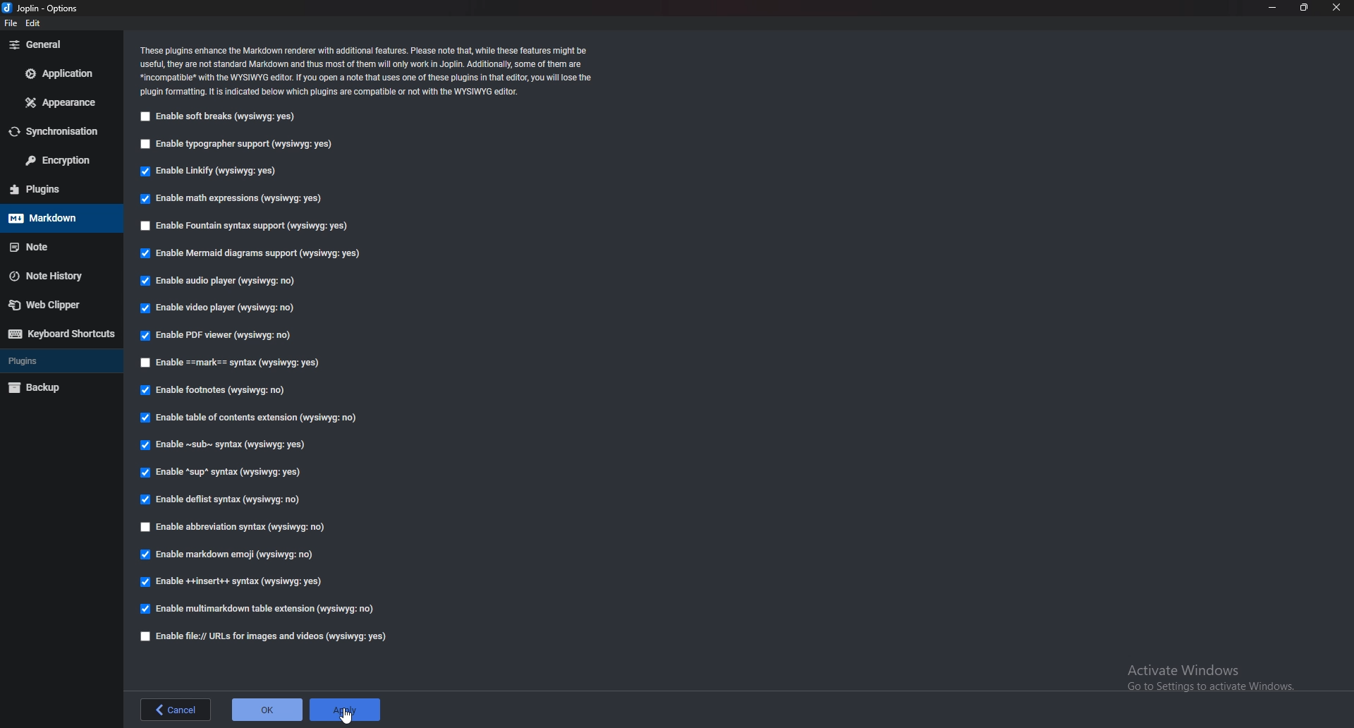 The width and height of the screenshot is (1354, 728). What do you see at coordinates (54, 245) in the screenshot?
I see `note` at bounding box center [54, 245].